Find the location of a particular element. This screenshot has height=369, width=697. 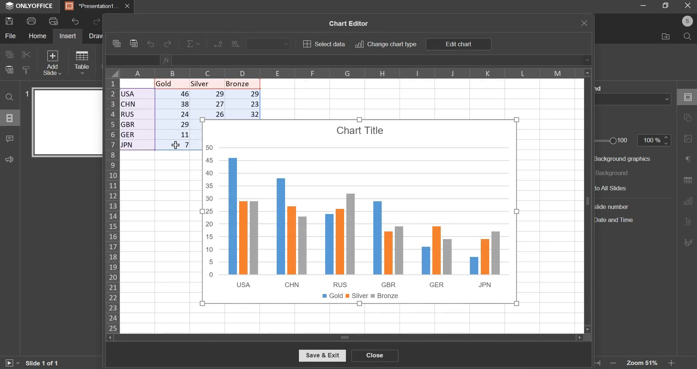

jpn is located at coordinates (137, 146).